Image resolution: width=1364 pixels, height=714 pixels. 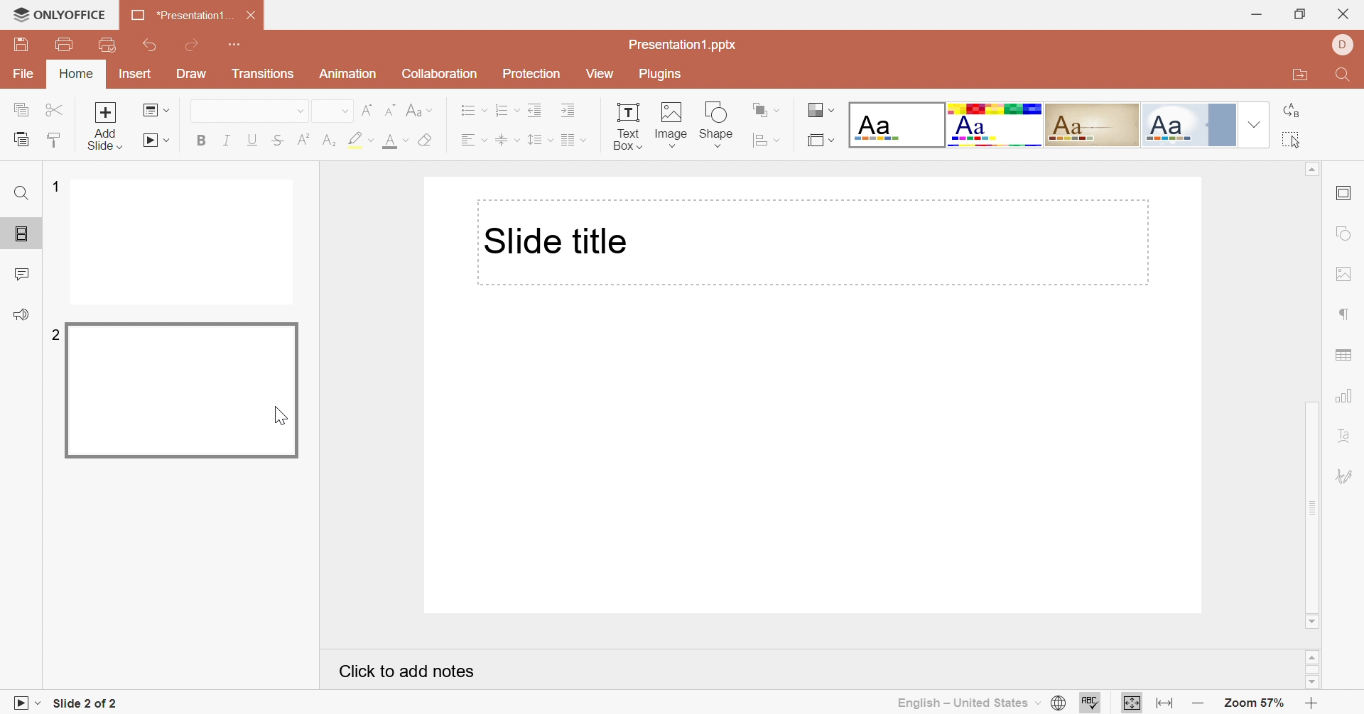 I want to click on Strikethrough, so click(x=276, y=141).